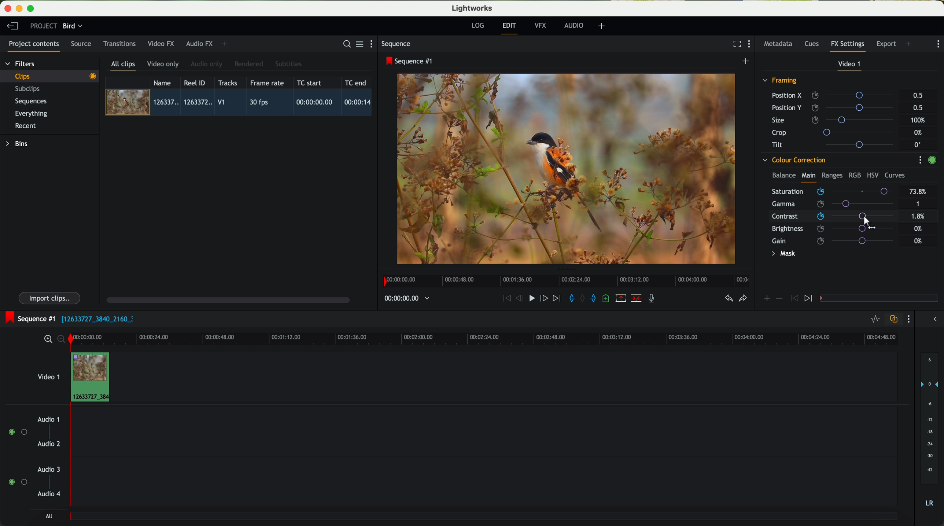  What do you see at coordinates (21, 63) in the screenshot?
I see `filters` at bounding box center [21, 63].